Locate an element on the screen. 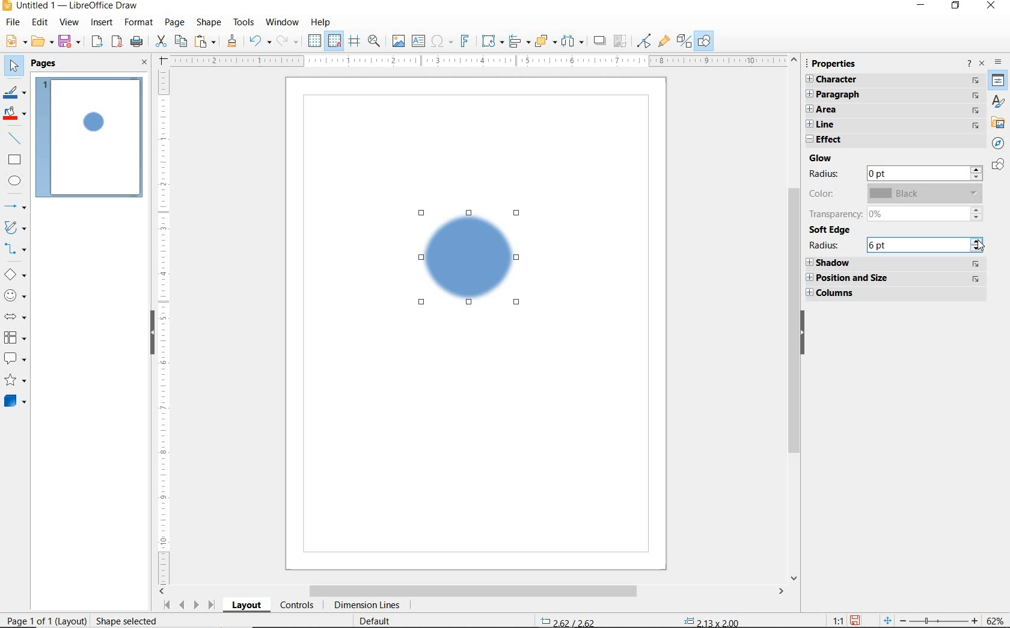  LINE COLOR is located at coordinates (16, 94).